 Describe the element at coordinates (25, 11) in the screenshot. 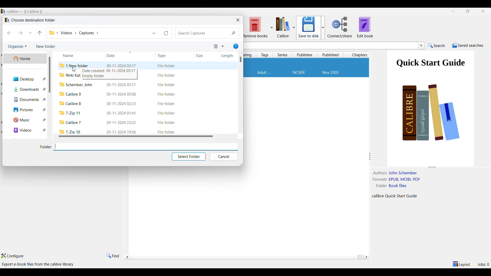

I see `Software name` at that location.